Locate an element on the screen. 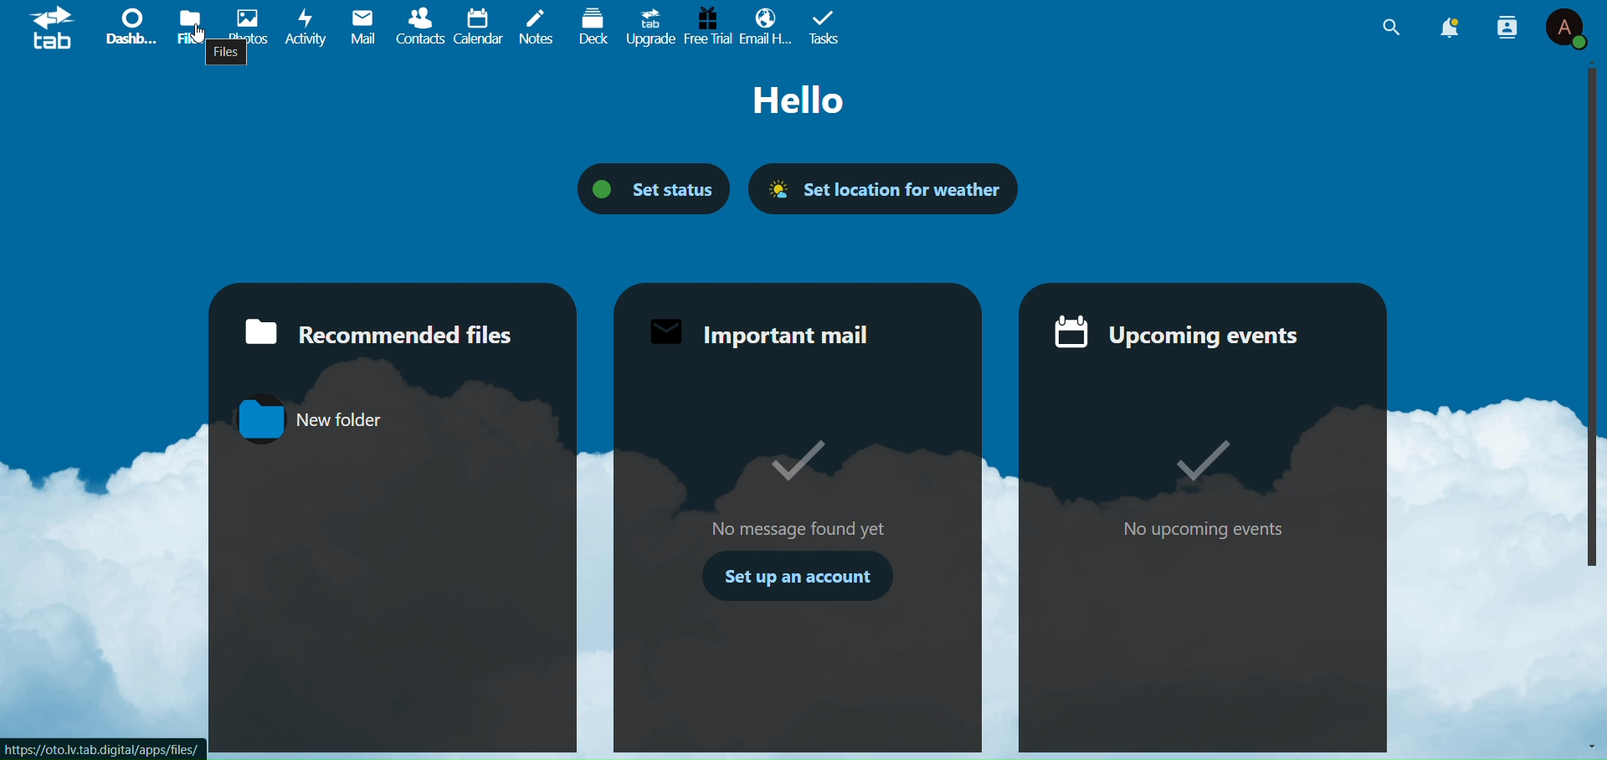  New Folder is located at coordinates (308, 420).